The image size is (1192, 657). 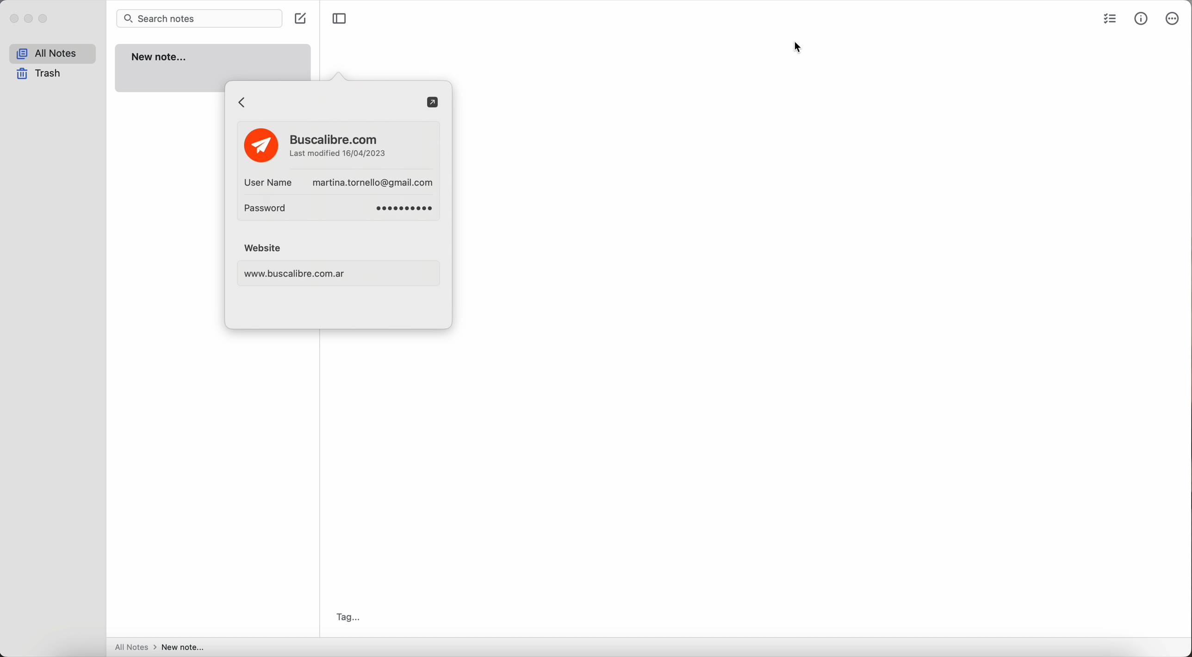 I want to click on all notes, so click(x=51, y=54).